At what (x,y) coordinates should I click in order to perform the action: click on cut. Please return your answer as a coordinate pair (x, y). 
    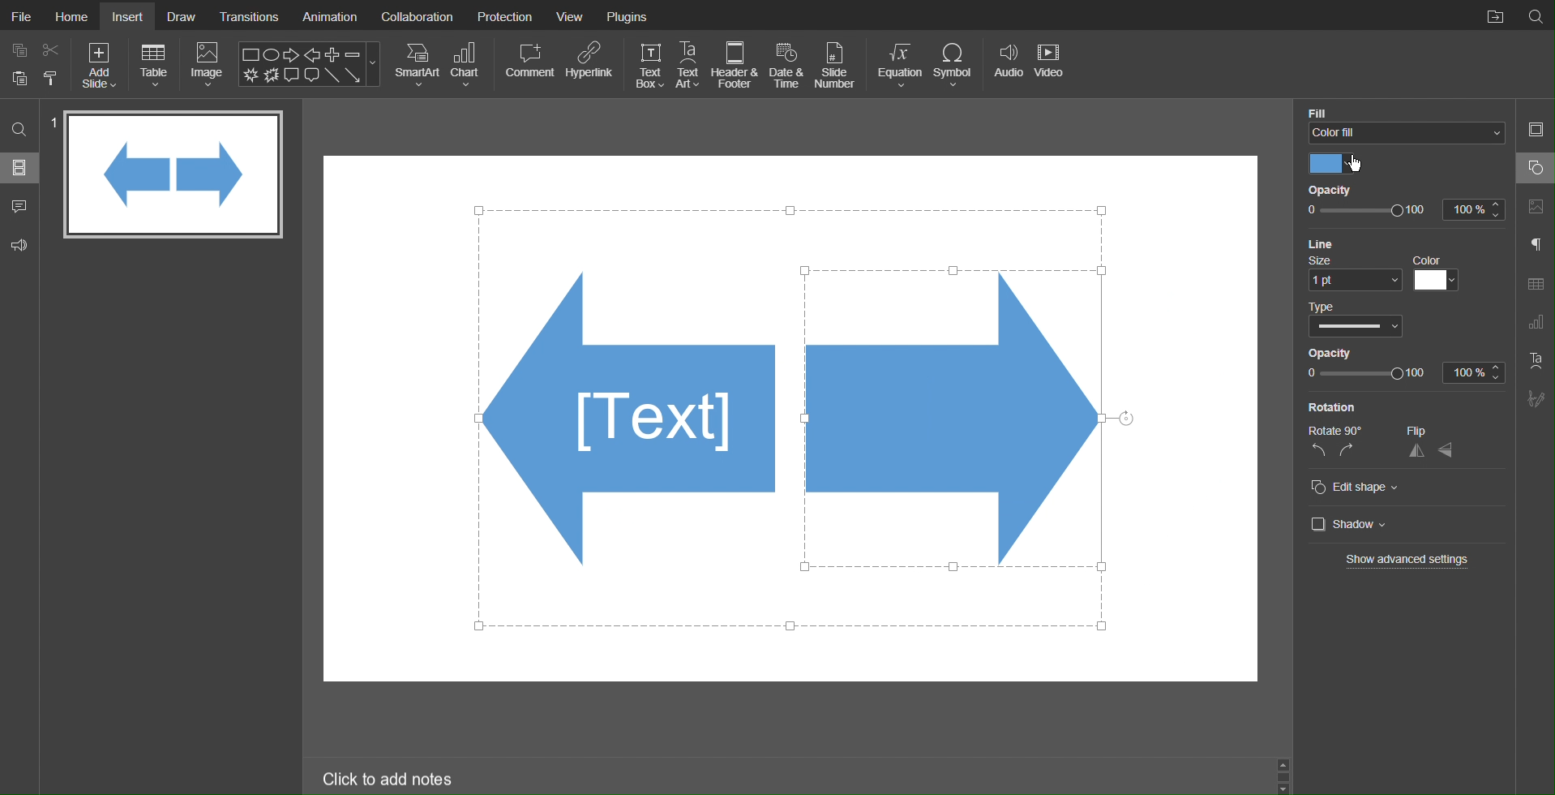
    Looking at the image, I should click on (52, 49).